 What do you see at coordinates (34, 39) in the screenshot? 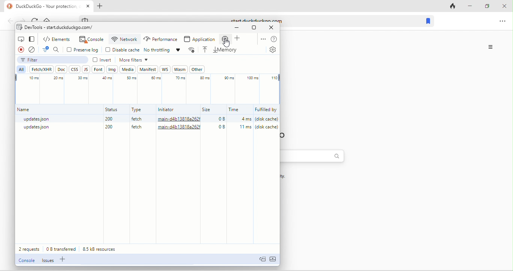
I see `change view` at bounding box center [34, 39].